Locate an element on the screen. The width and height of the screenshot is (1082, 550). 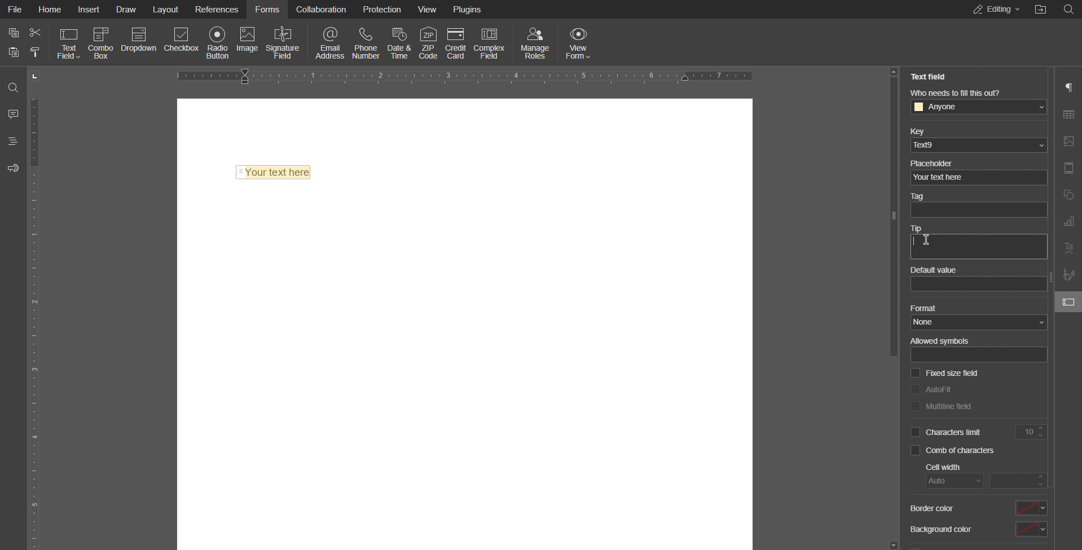
Text Field Settings is located at coordinates (1068, 301).